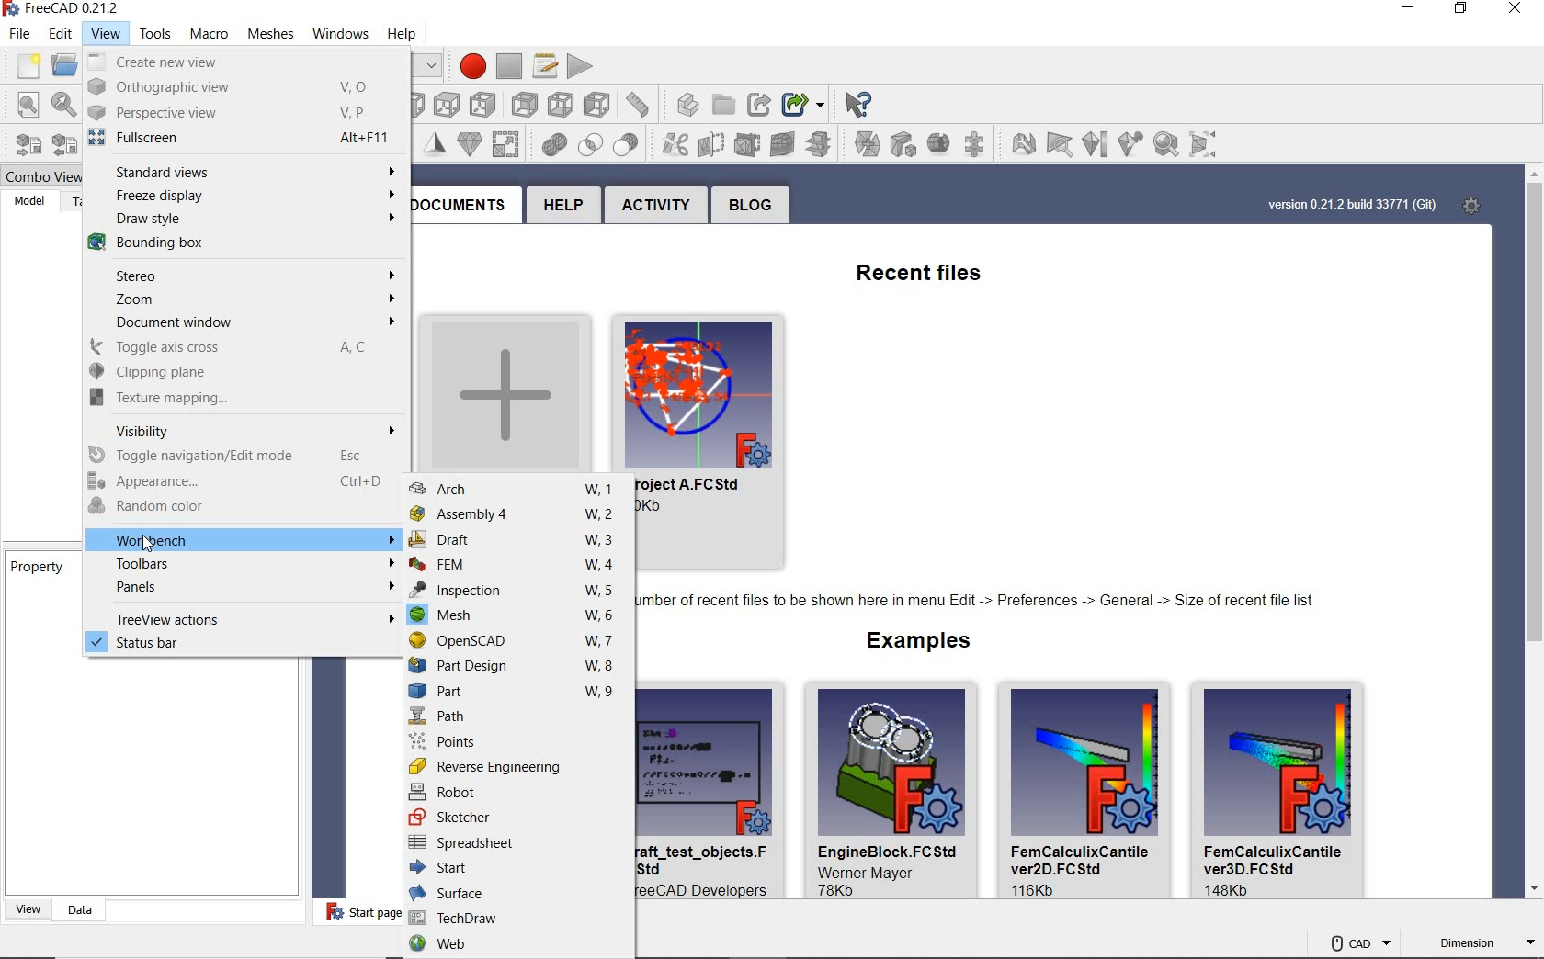 This screenshot has width=1544, height=959. Describe the element at coordinates (240, 220) in the screenshot. I see `draw style` at that location.